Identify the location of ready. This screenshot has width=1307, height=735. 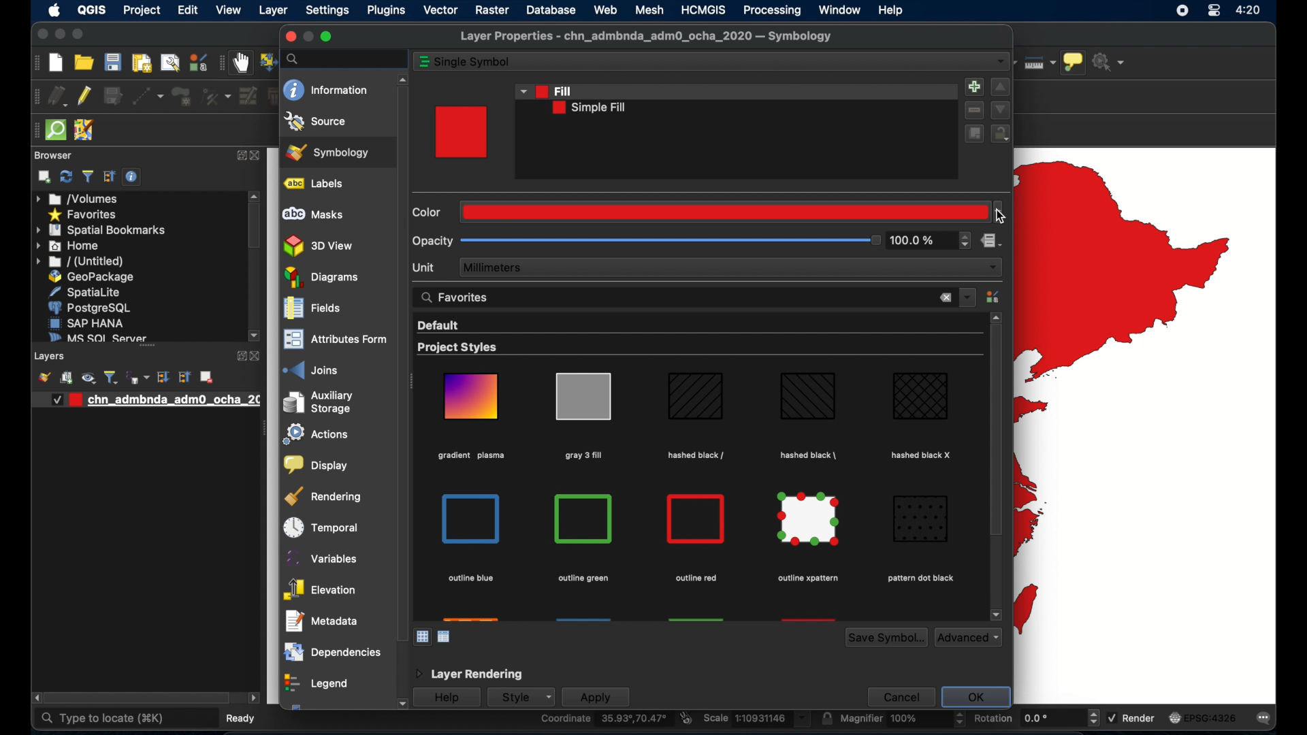
(244, 717).